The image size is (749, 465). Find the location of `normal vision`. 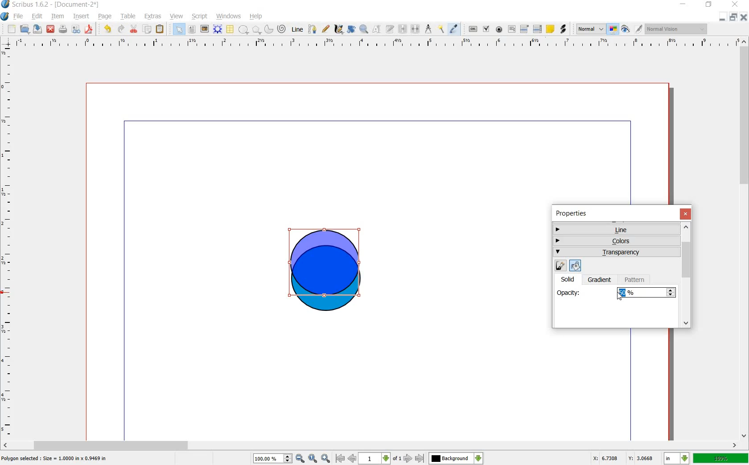

normal vision is located at coordinates (676, 29).